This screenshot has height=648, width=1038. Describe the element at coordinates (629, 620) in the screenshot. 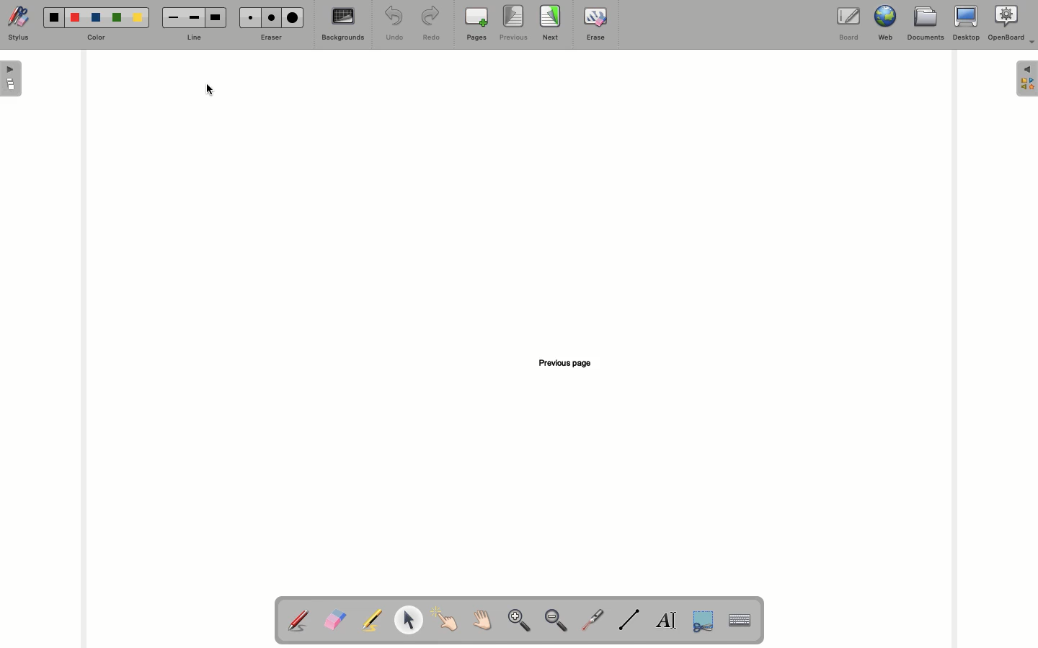

I see `Draw lines` at that location.